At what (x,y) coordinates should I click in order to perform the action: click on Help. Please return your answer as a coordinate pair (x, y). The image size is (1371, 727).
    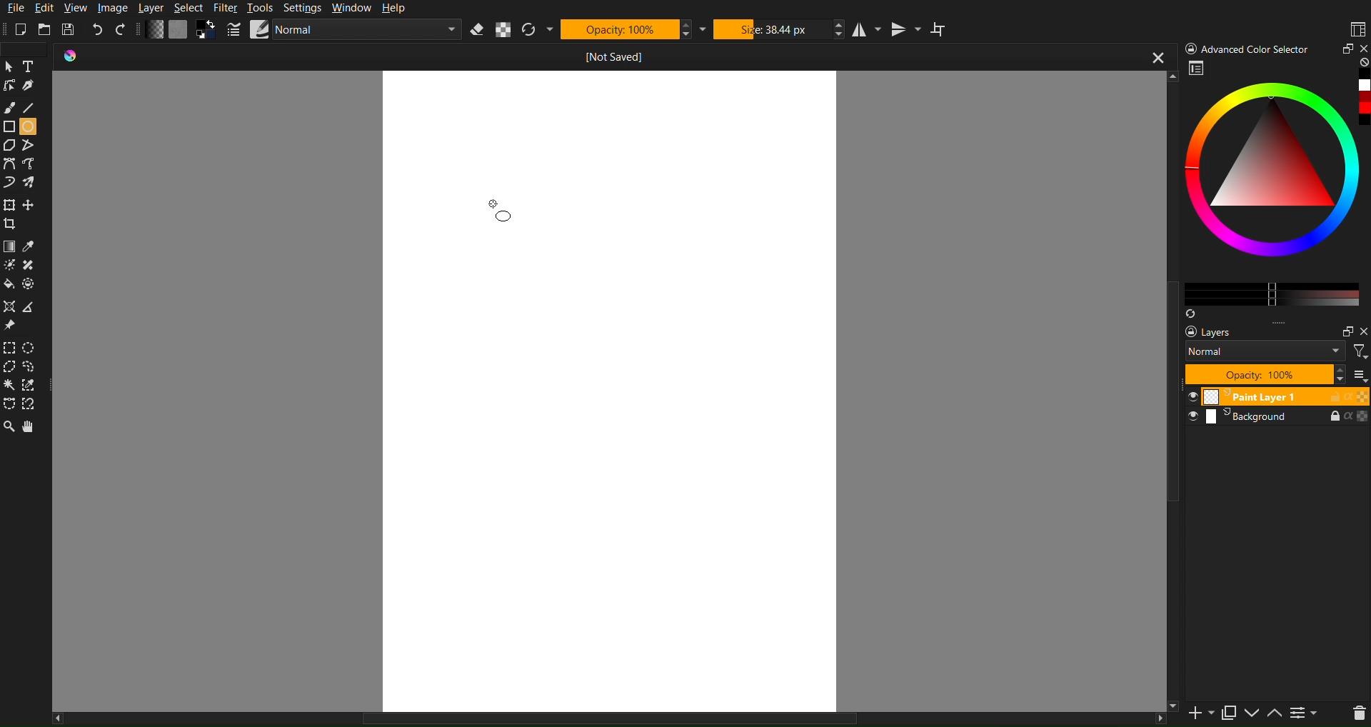
    Looking at the image, I should click on (398, 9).